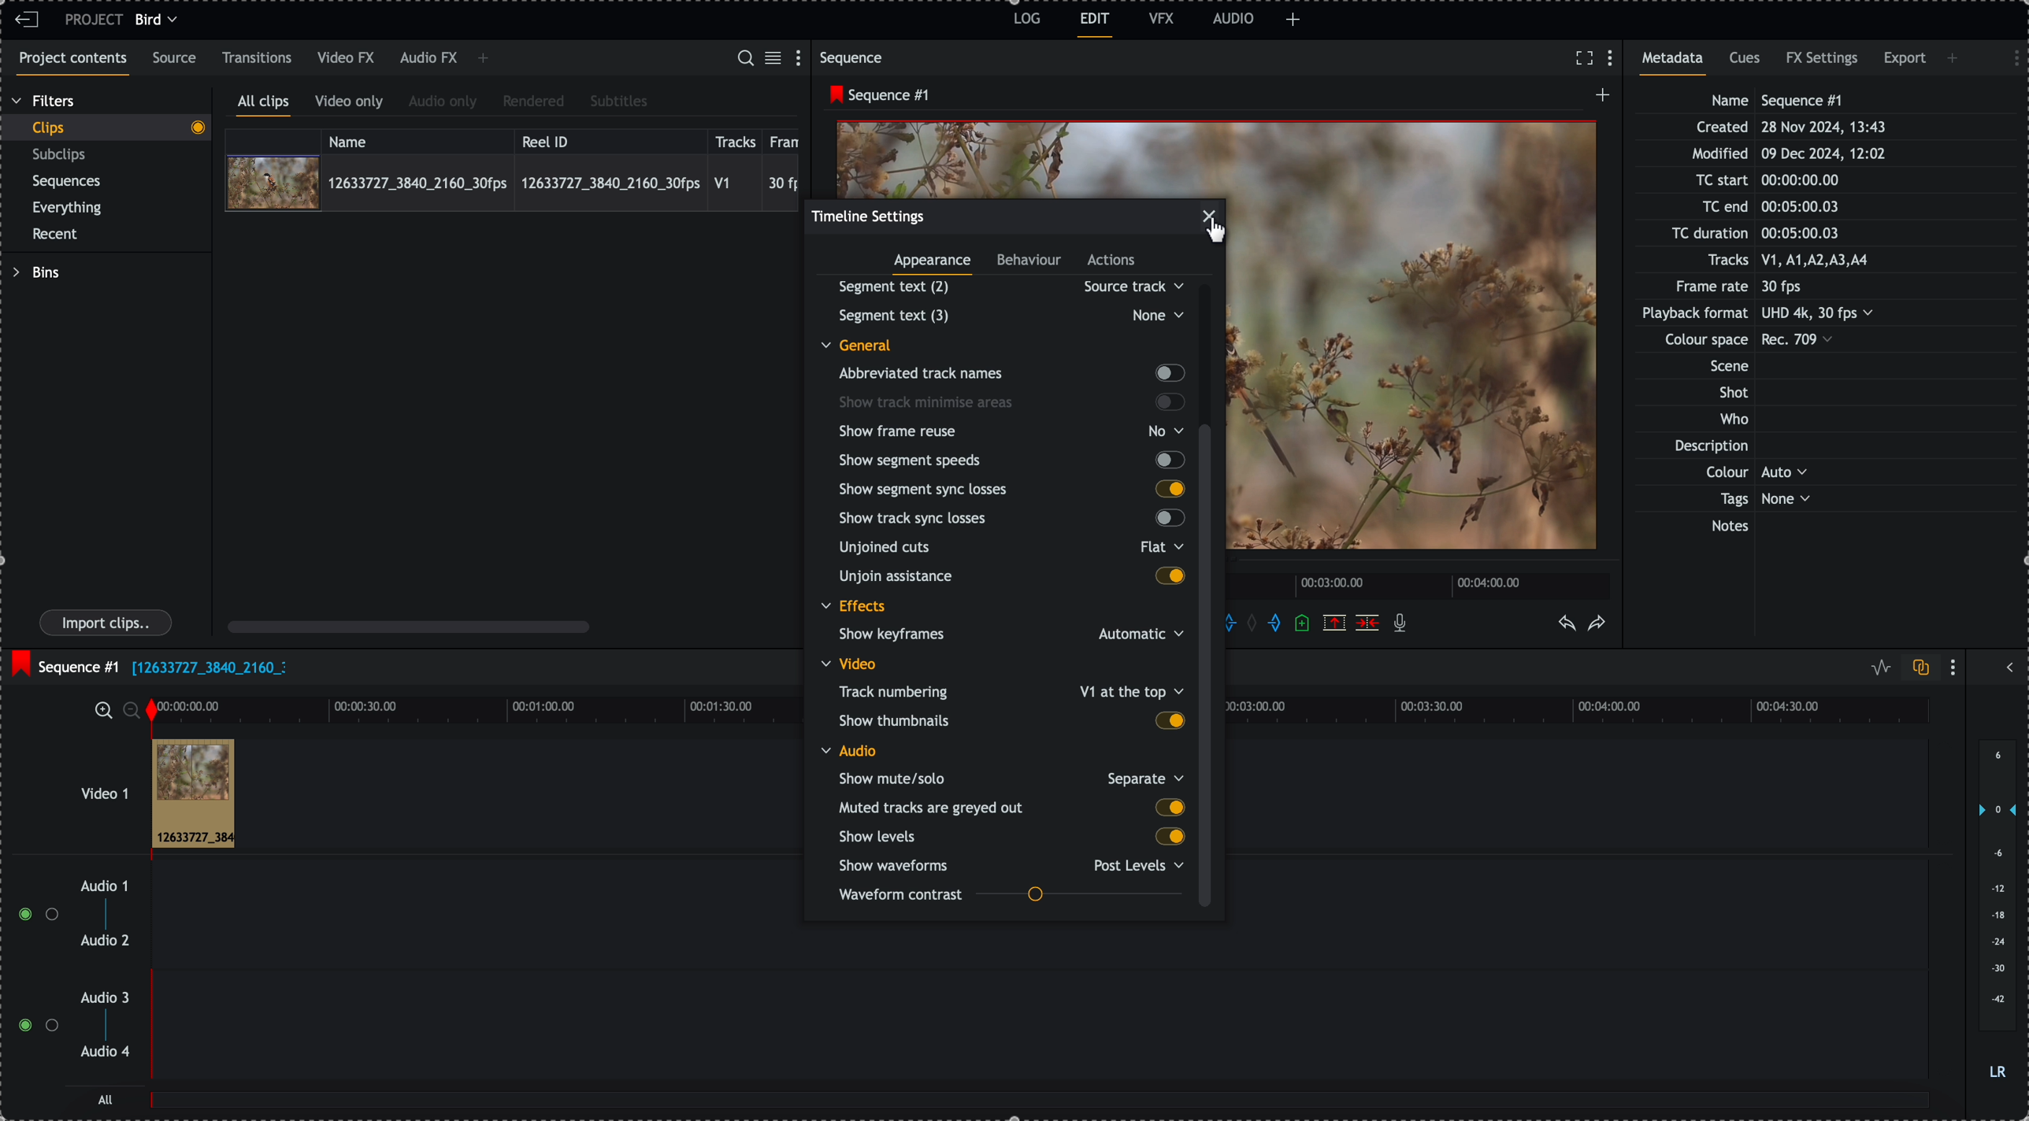 This screenshot has height=1121, width=2029. Describe the element at coordinates (1877, 668) in the screenshot. I see `toggle audio levels editing` at that location.